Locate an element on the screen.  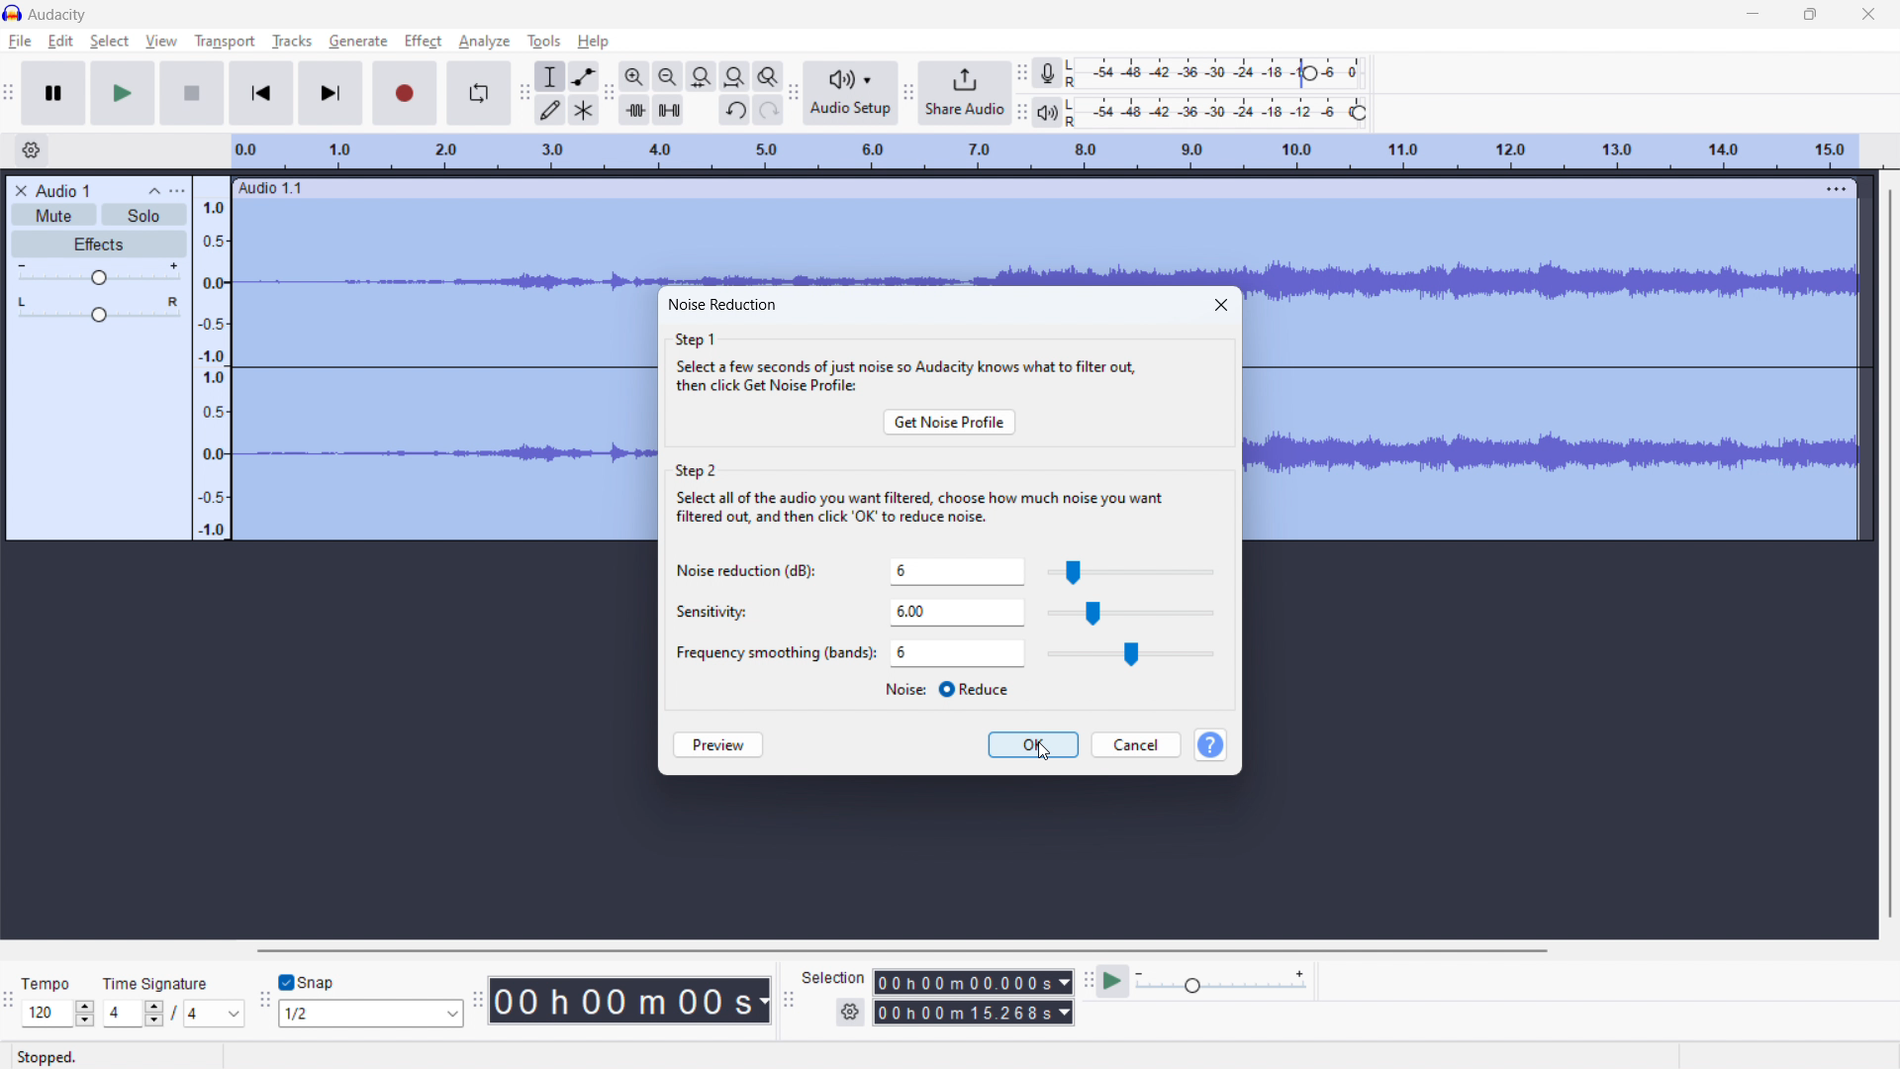
fit project to width is located at coordinates (735, 76).